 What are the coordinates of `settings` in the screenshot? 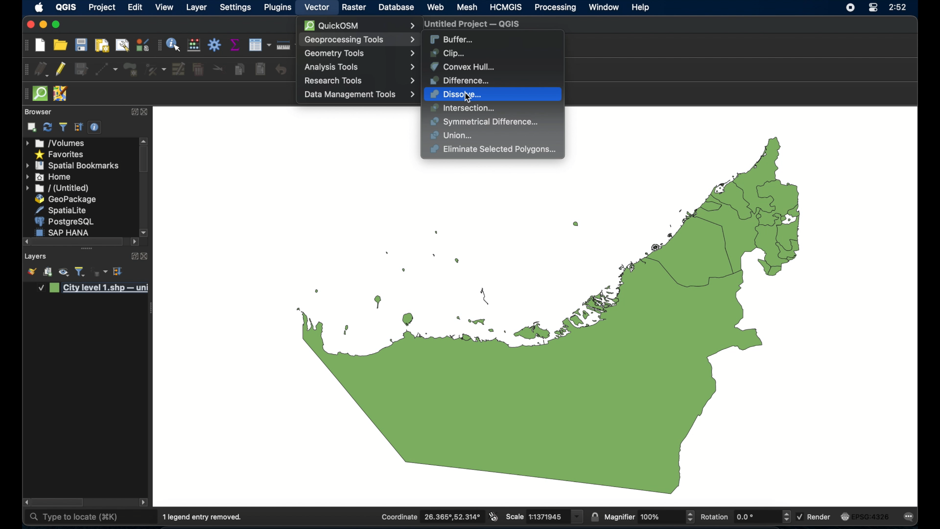 It's located at (236, 8).